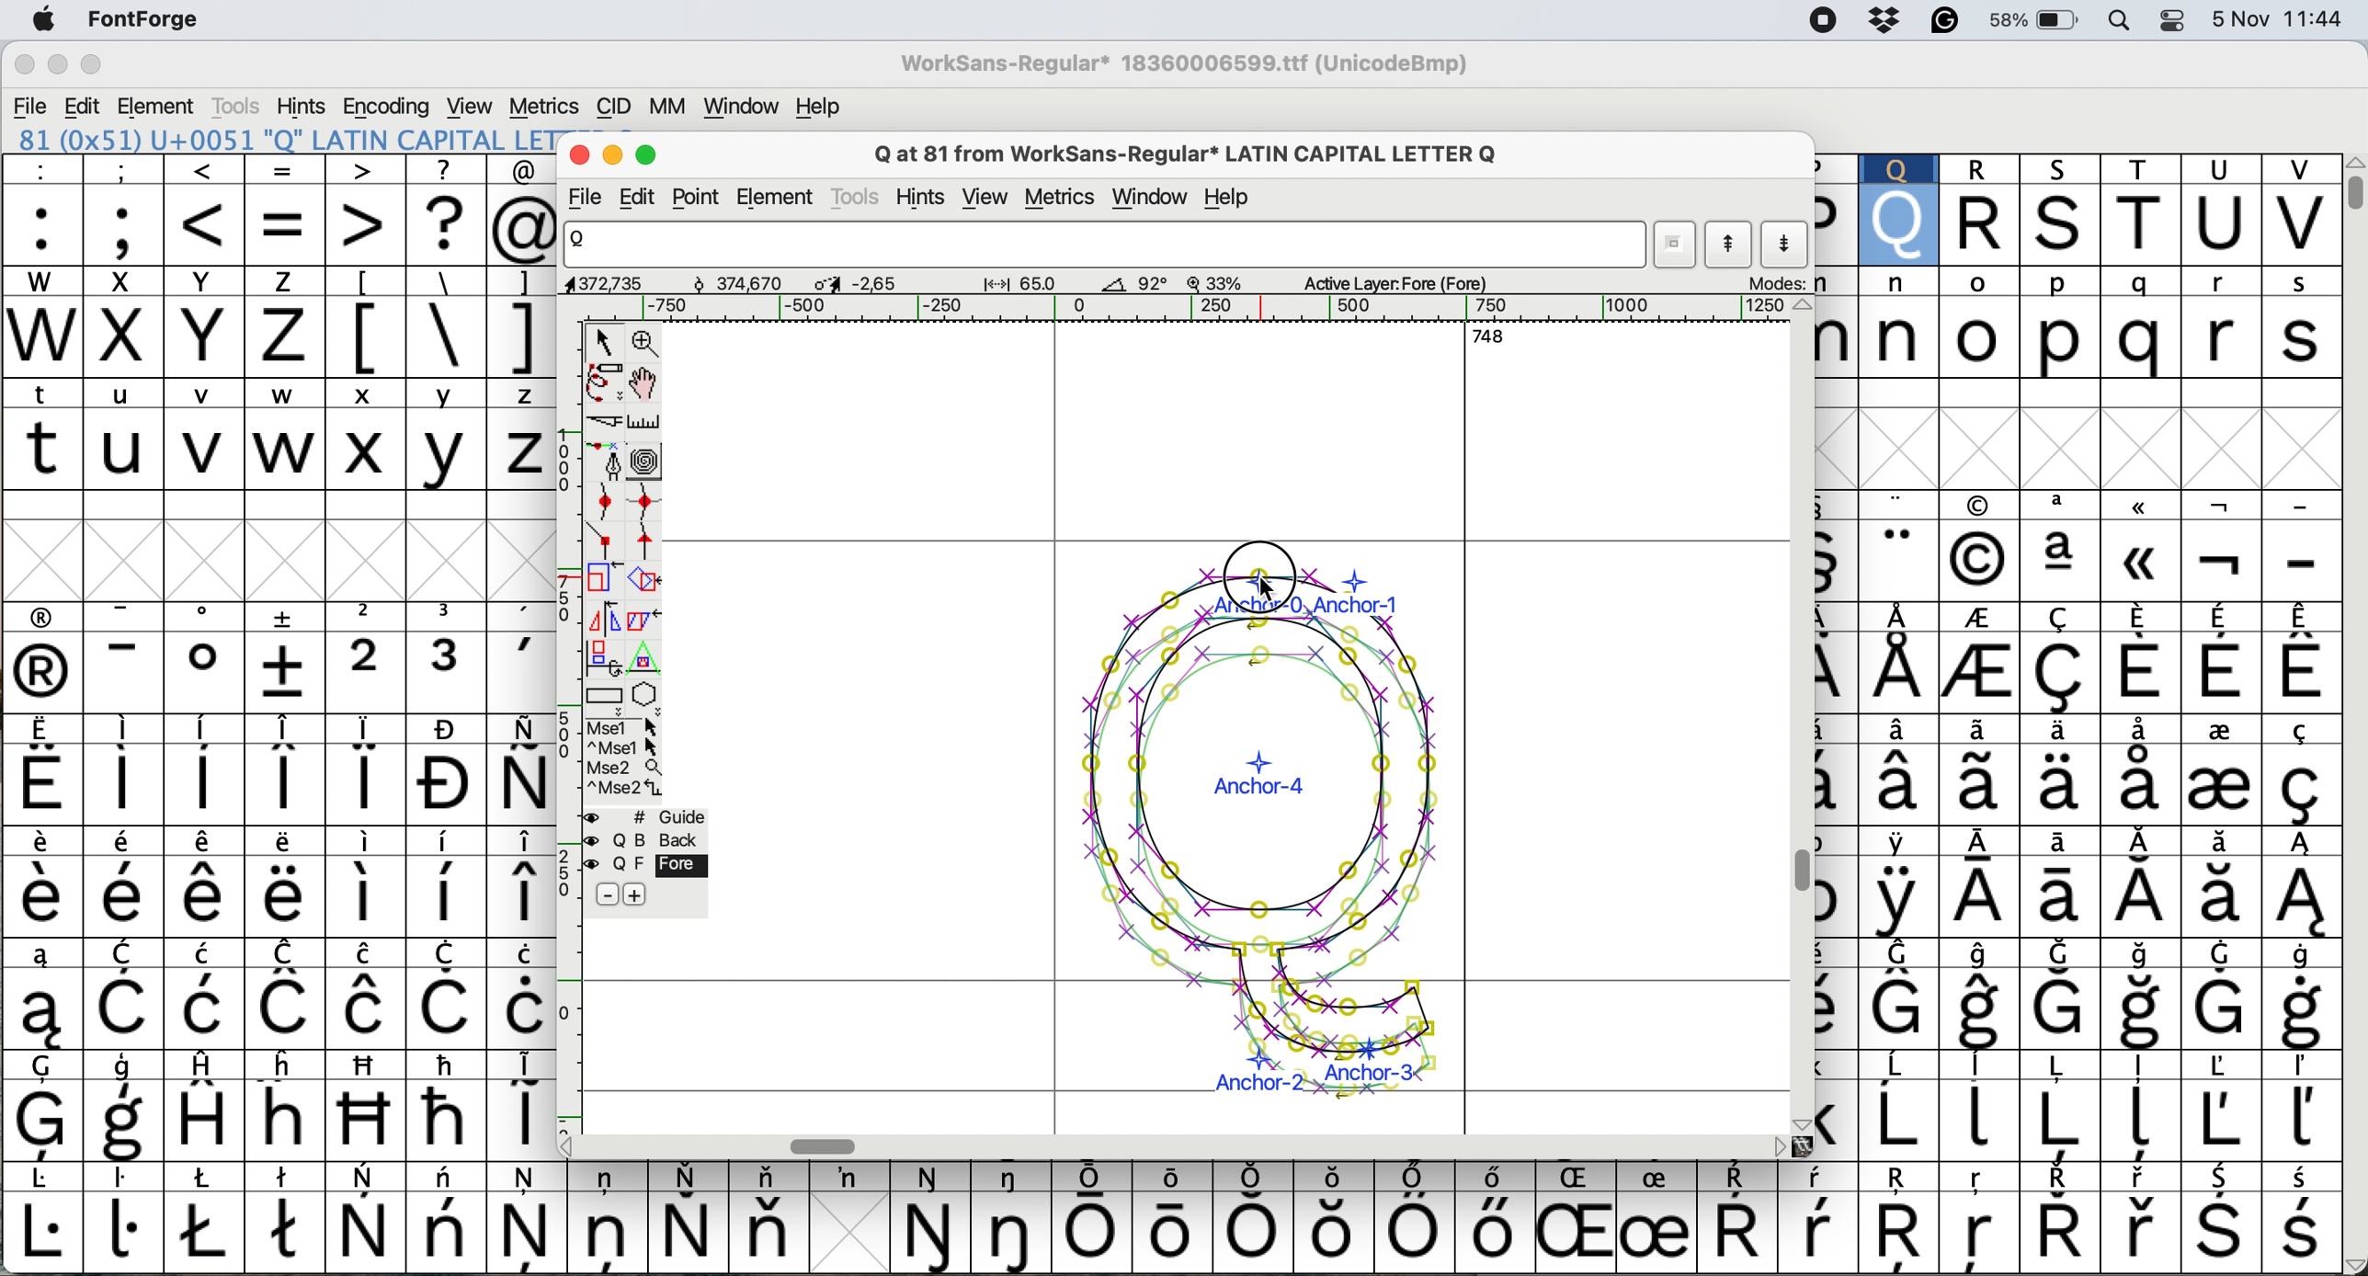  What do you see at coordinates (2080, 208) in the screenshot?
I see `uppercase letters` at bounding box center [2080, 208].